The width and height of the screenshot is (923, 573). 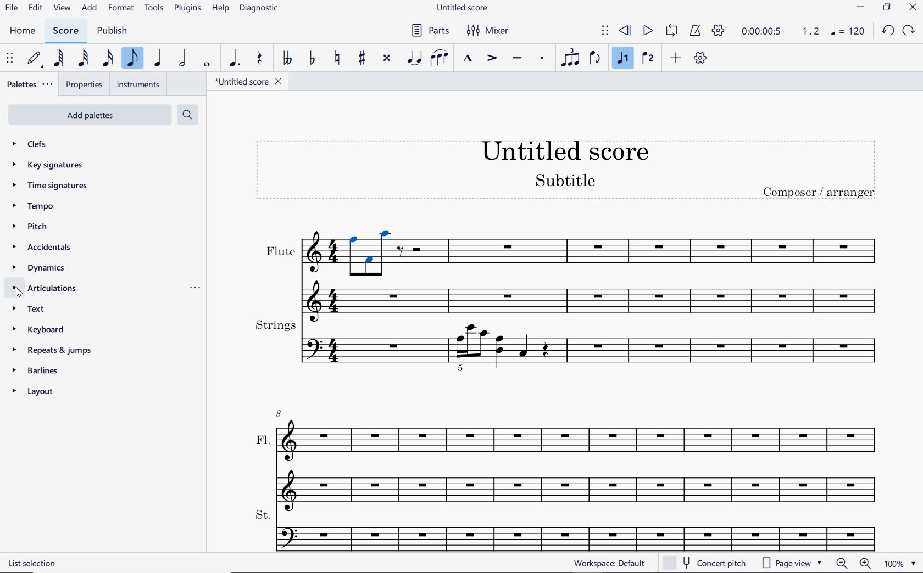 What do you see at coordinates (847, 31) in the screenshot?
I see `note` at bounding box center [847, 31].